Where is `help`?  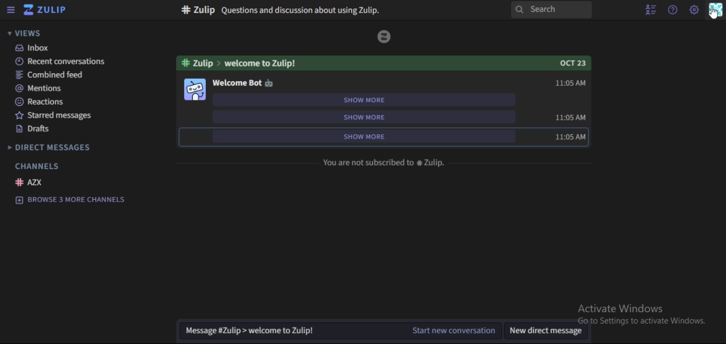 help is located at coordinates (672, 10).